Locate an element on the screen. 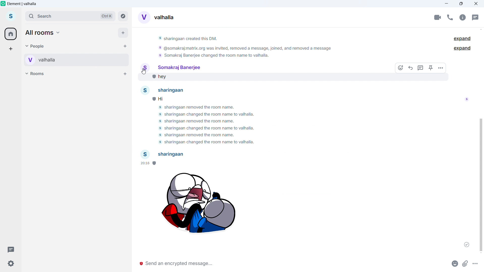  Hi is located at coordinates (167, 98).